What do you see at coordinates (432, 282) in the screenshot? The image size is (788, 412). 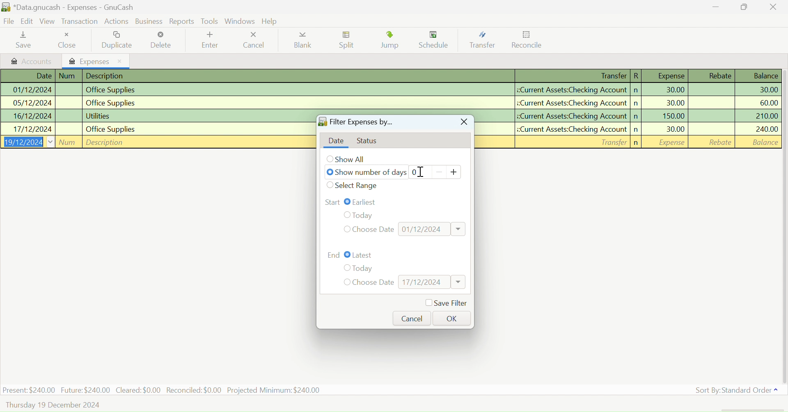 I see `Date Input` at bounding box center [432, 282].